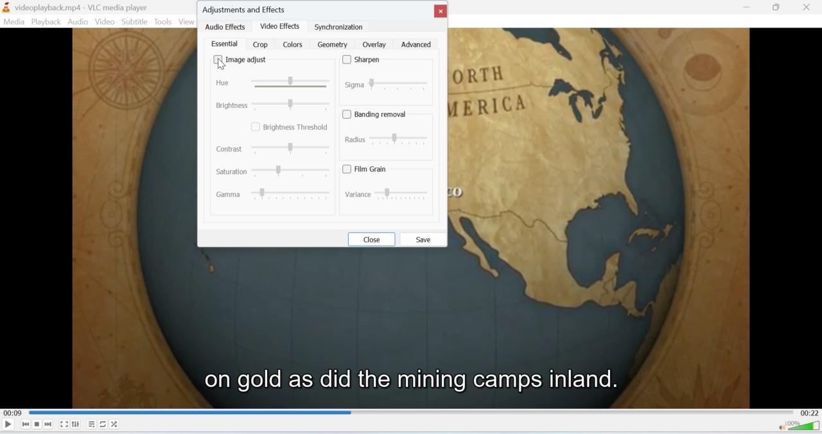 The image size is (822, 434). I want to click on View, so click(188, 22).